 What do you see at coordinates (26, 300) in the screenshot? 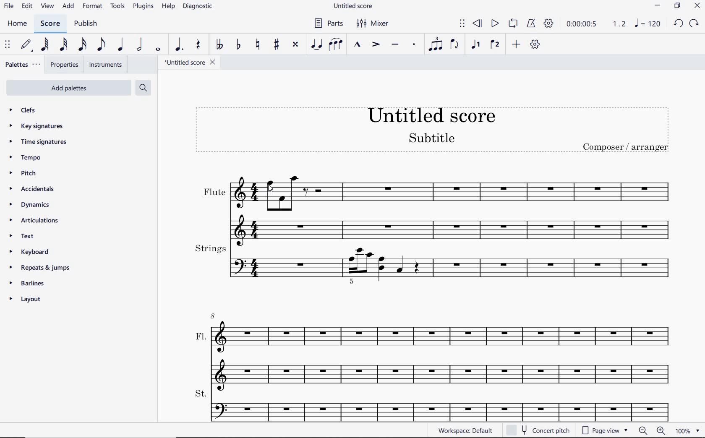
I see `layout` at bounding box center [26, 300].